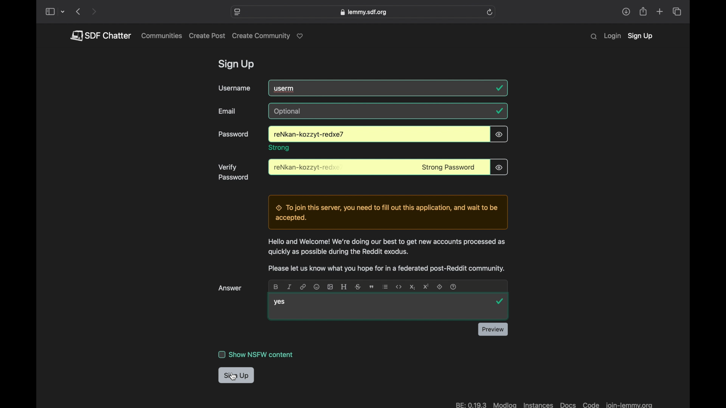  What do you see at coordinates (303, 287) in the screenshot?
I see `link` at bounding box center [303, 287].